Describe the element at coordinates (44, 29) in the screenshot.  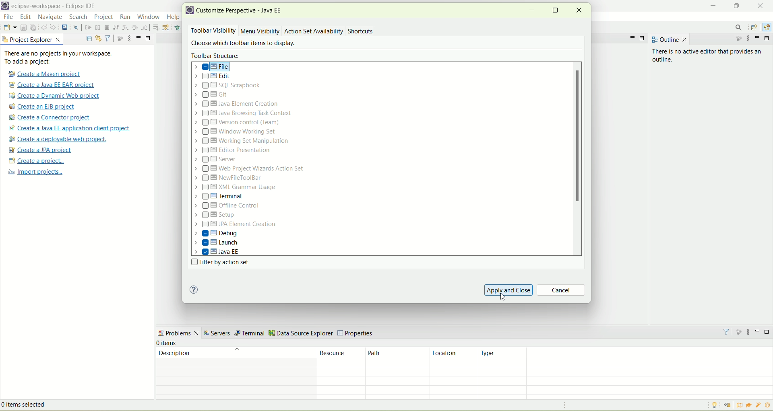
I see `undo` at that location.